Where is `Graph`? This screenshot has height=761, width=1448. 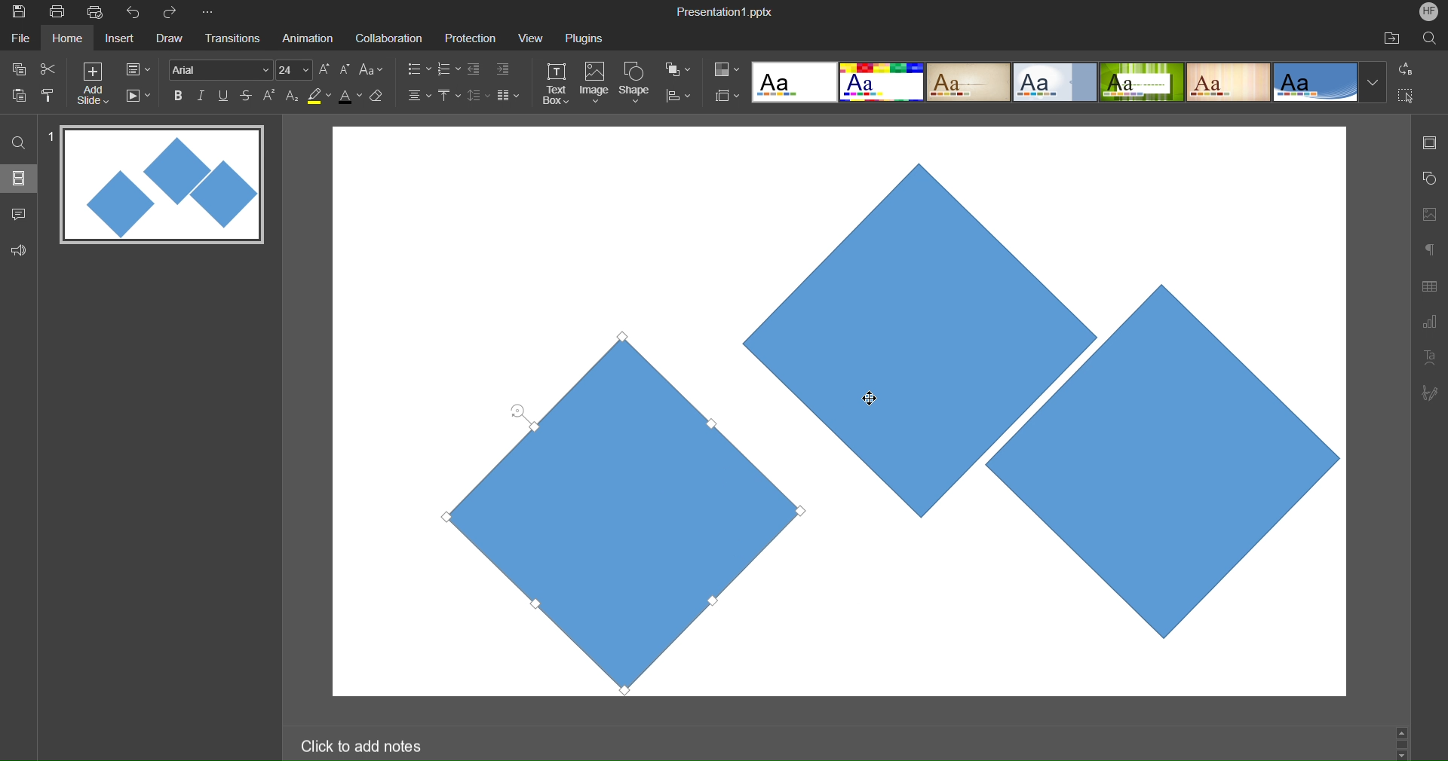
Graph is located at coordinates (1429, 324).